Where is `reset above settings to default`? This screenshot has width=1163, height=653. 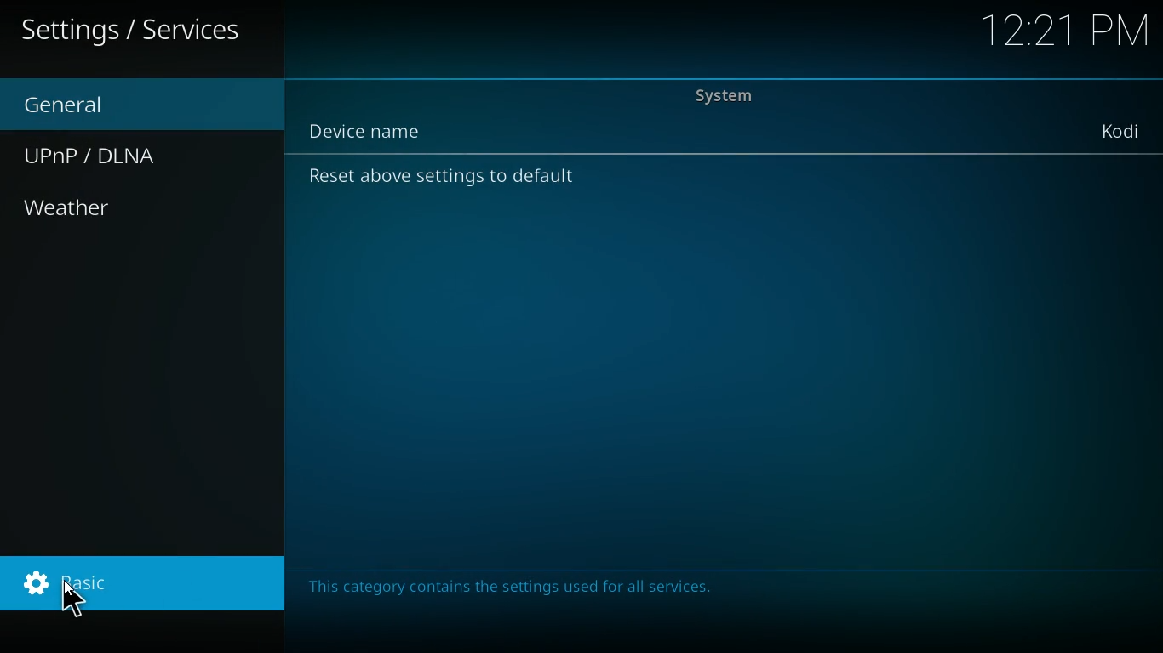
reset above settings to default is located at coordinates (444, 182).